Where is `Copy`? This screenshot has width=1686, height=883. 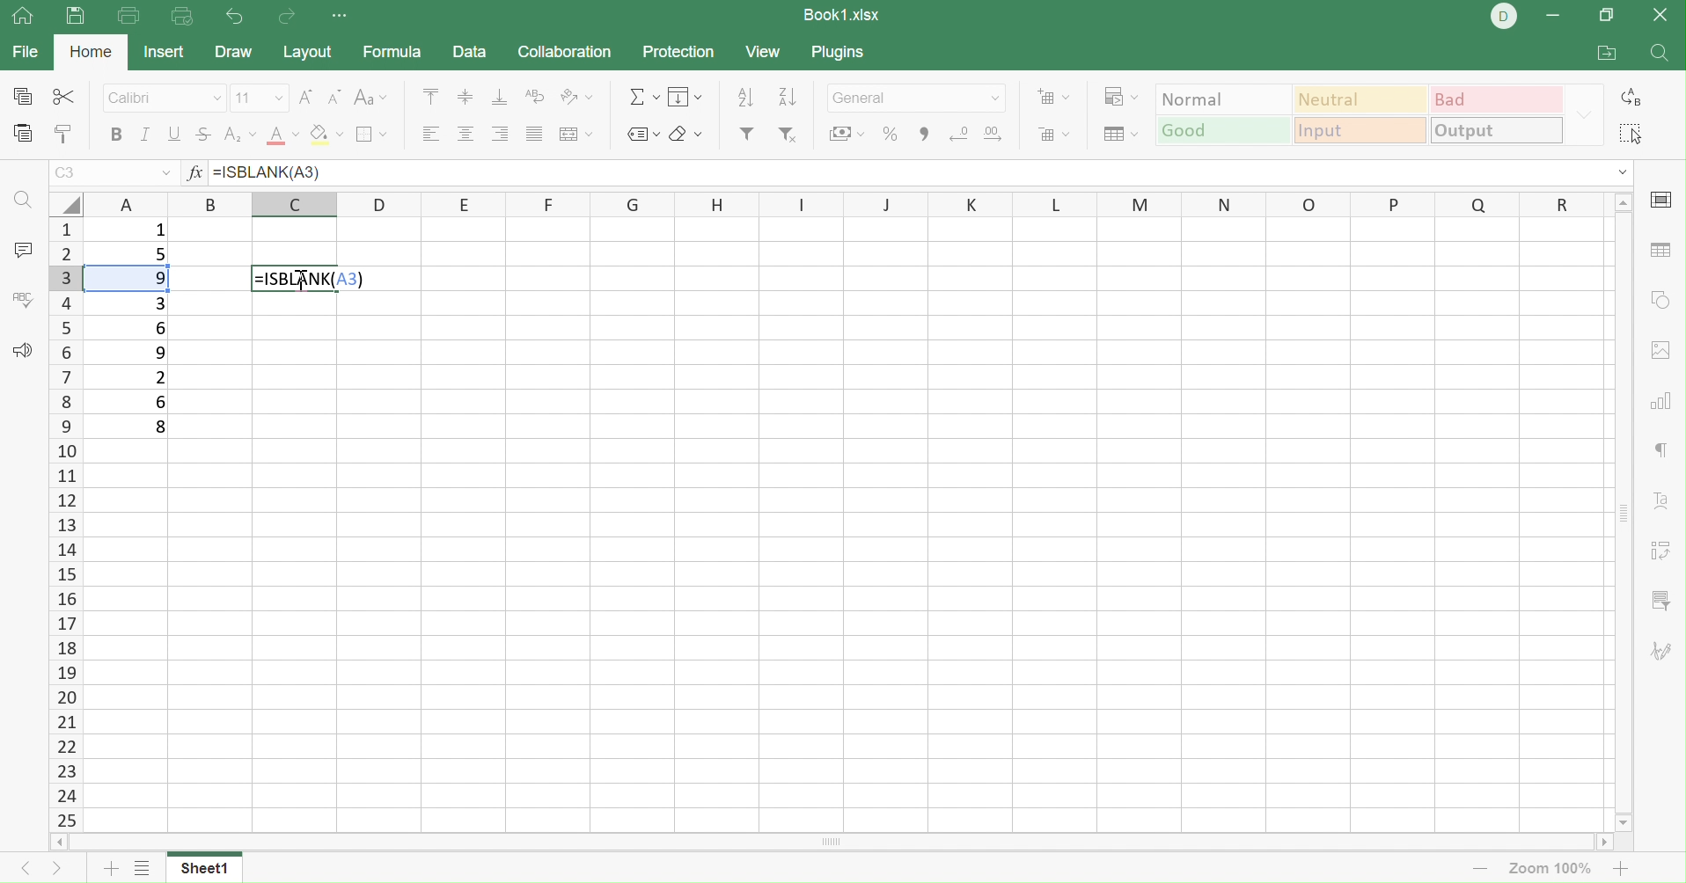
Copy is located at coordinates (21, 95).